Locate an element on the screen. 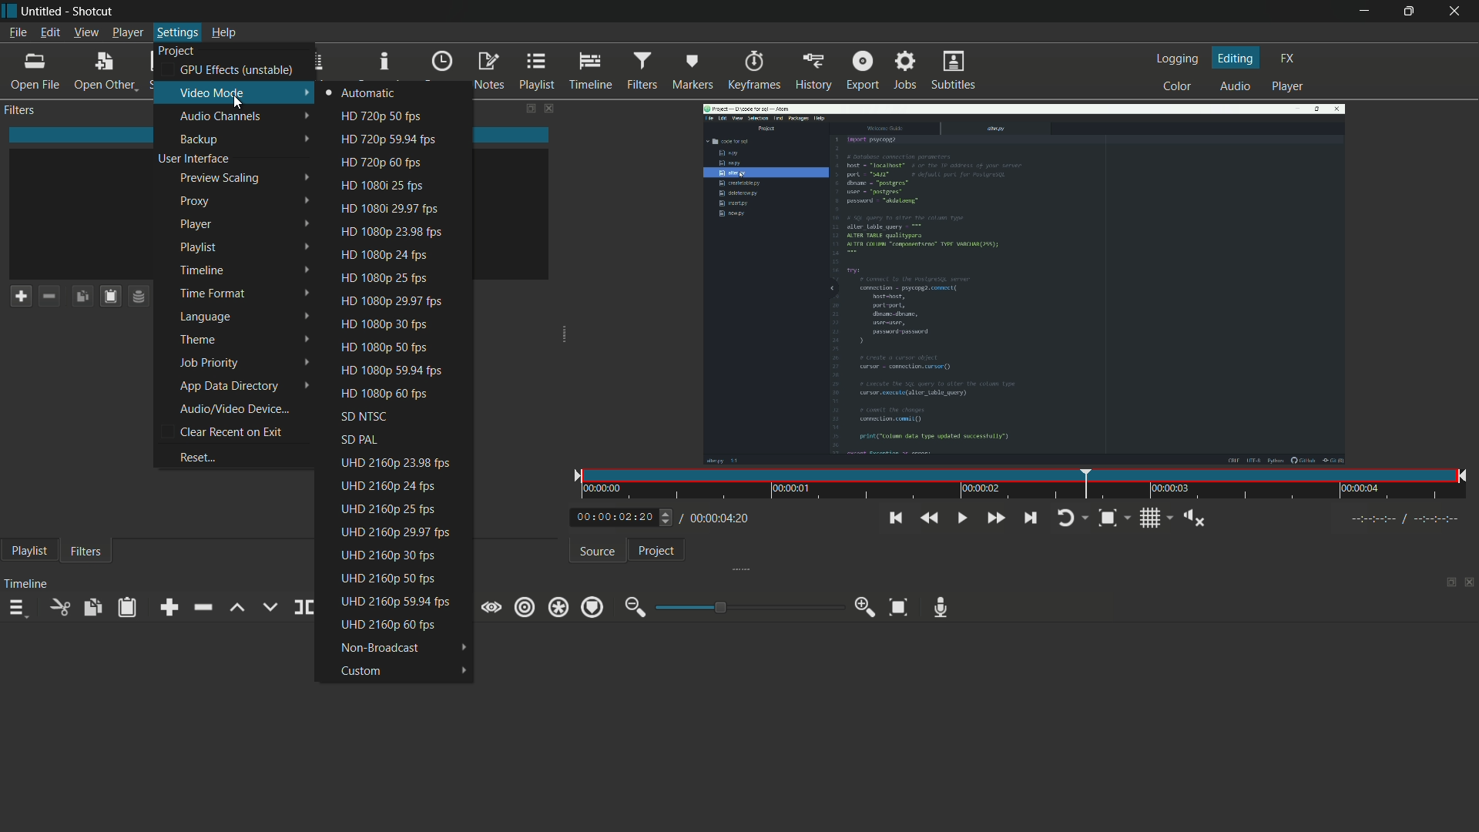 Image resolution: width=1479 pixels, height=832 pixels. split at playhead is located at coordinates (303, 606).